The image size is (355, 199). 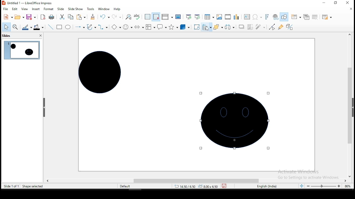 I want to click on minimize, so click(x=324, y=3).